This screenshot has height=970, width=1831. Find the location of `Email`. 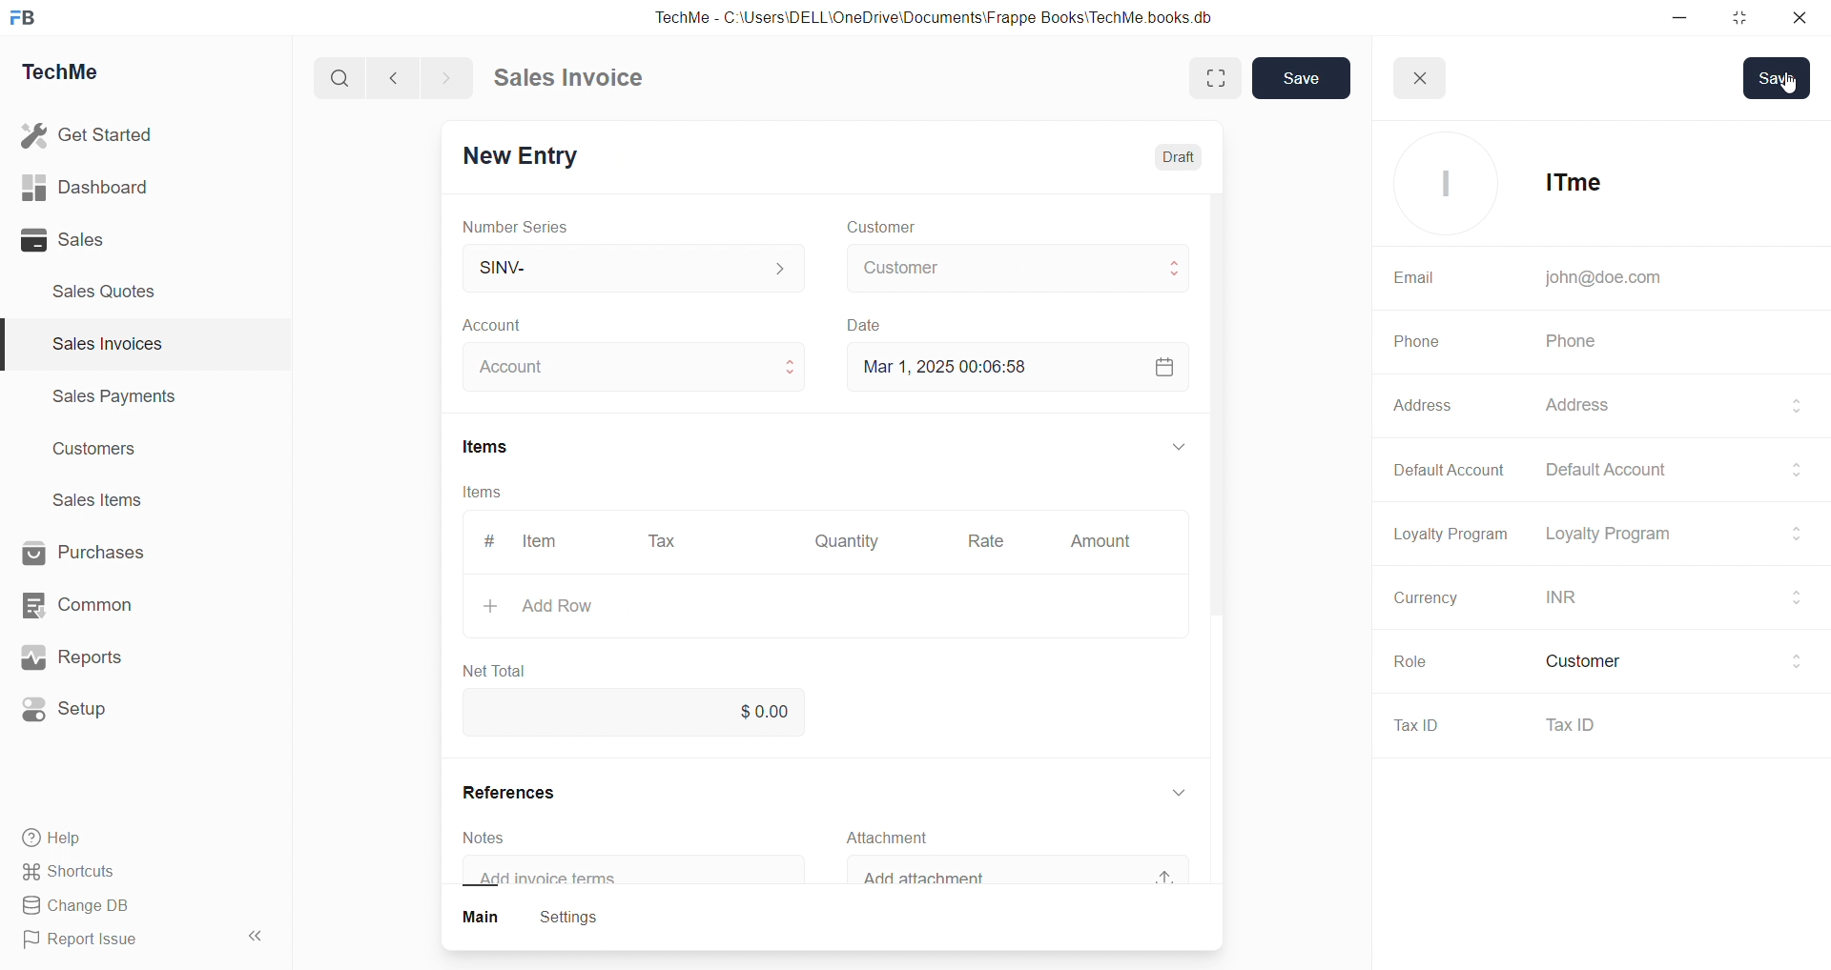

Email is located at coordinates (1407, 275).